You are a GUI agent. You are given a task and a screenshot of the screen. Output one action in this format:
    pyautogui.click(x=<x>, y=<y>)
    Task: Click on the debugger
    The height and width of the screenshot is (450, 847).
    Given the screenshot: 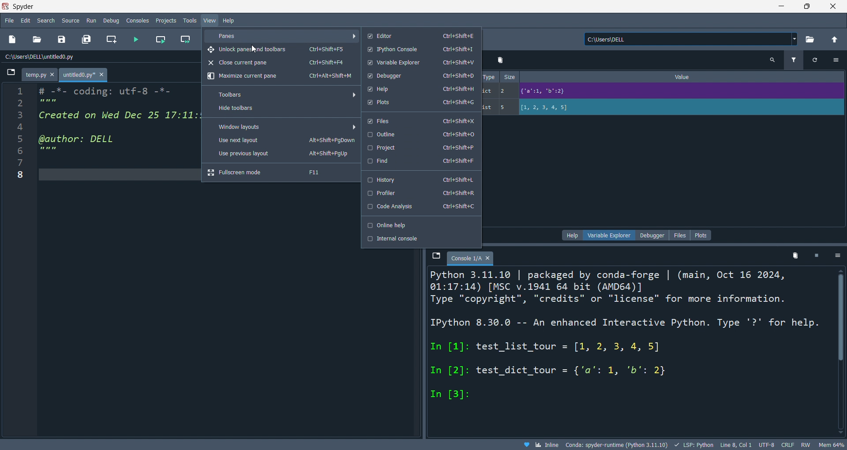 What is the action you would take?
    pyautogui.click(x=652, y=235)
    